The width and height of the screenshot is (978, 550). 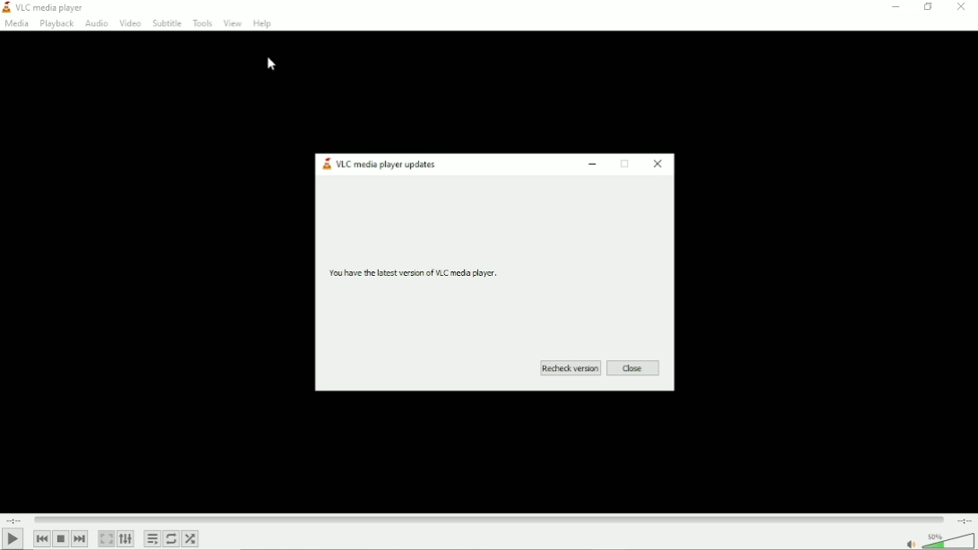 I want to click on Toggle playlist, so click(x=152, y=538).